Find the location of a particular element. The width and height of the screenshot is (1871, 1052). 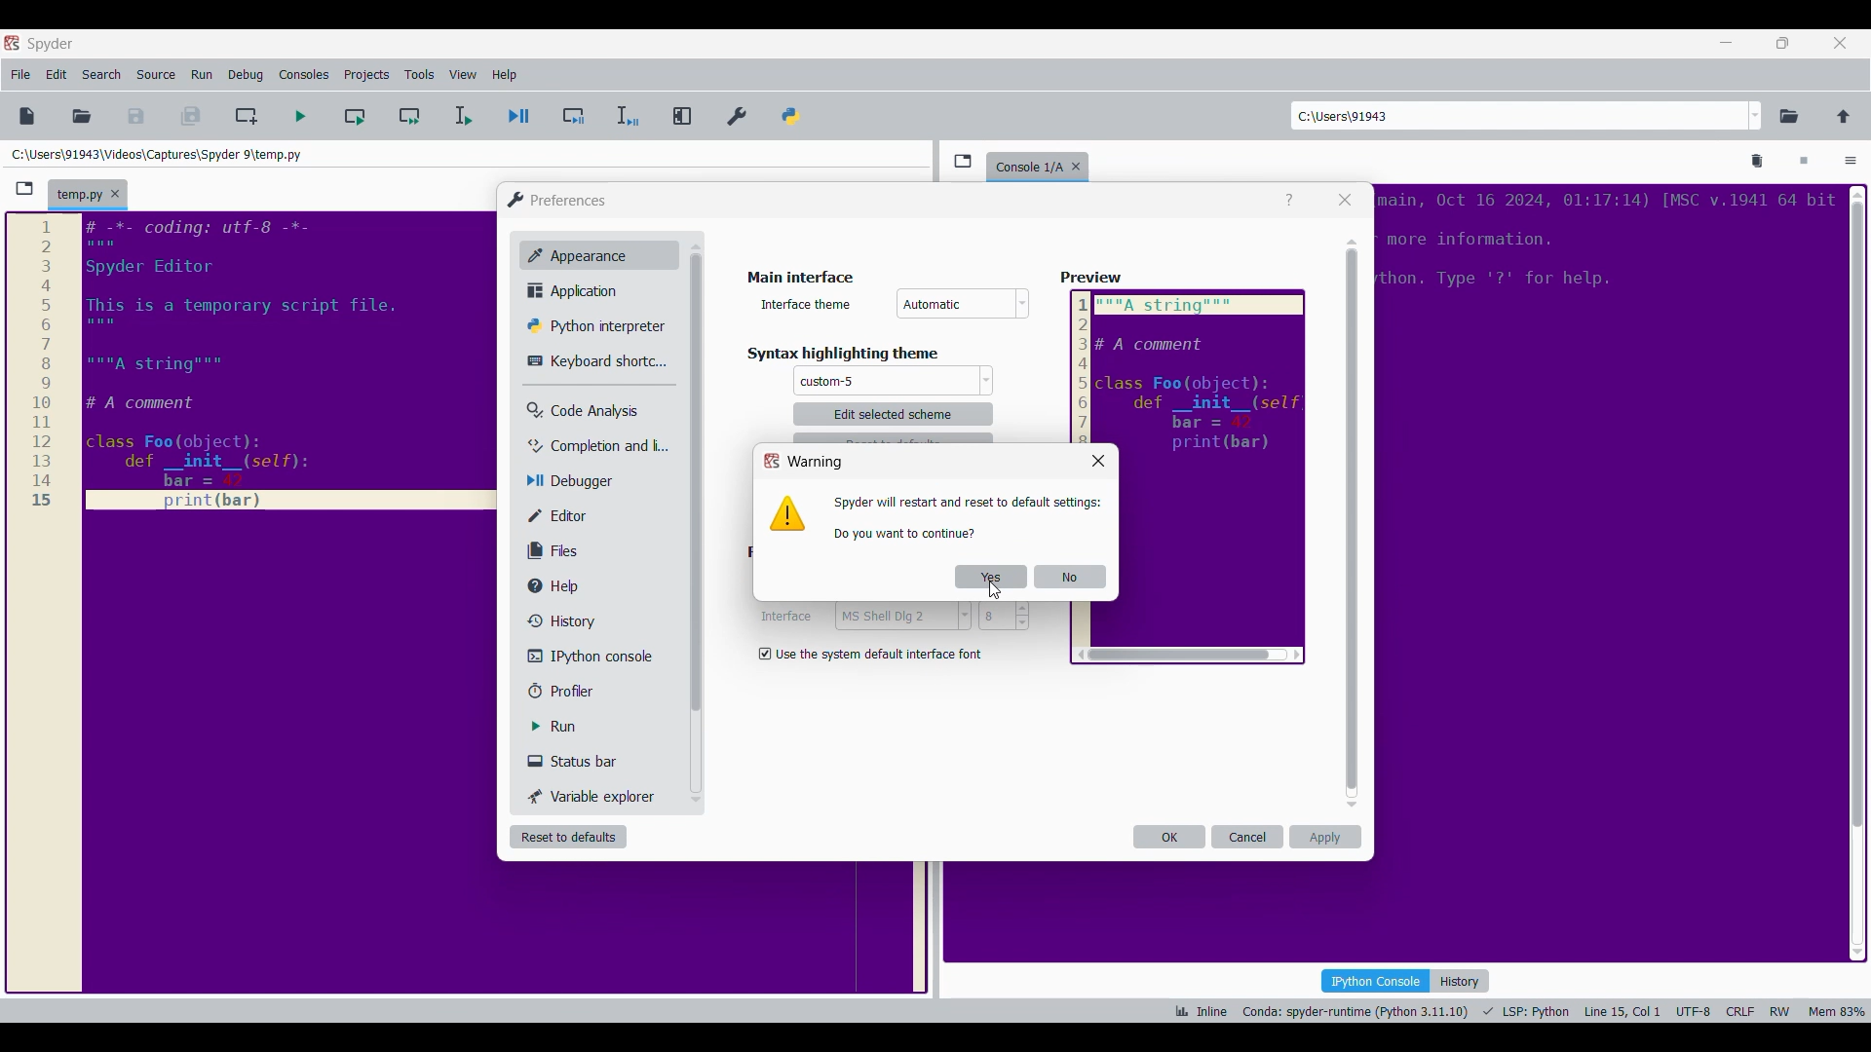

ik Inline is located at coordinates (1196, 1009).